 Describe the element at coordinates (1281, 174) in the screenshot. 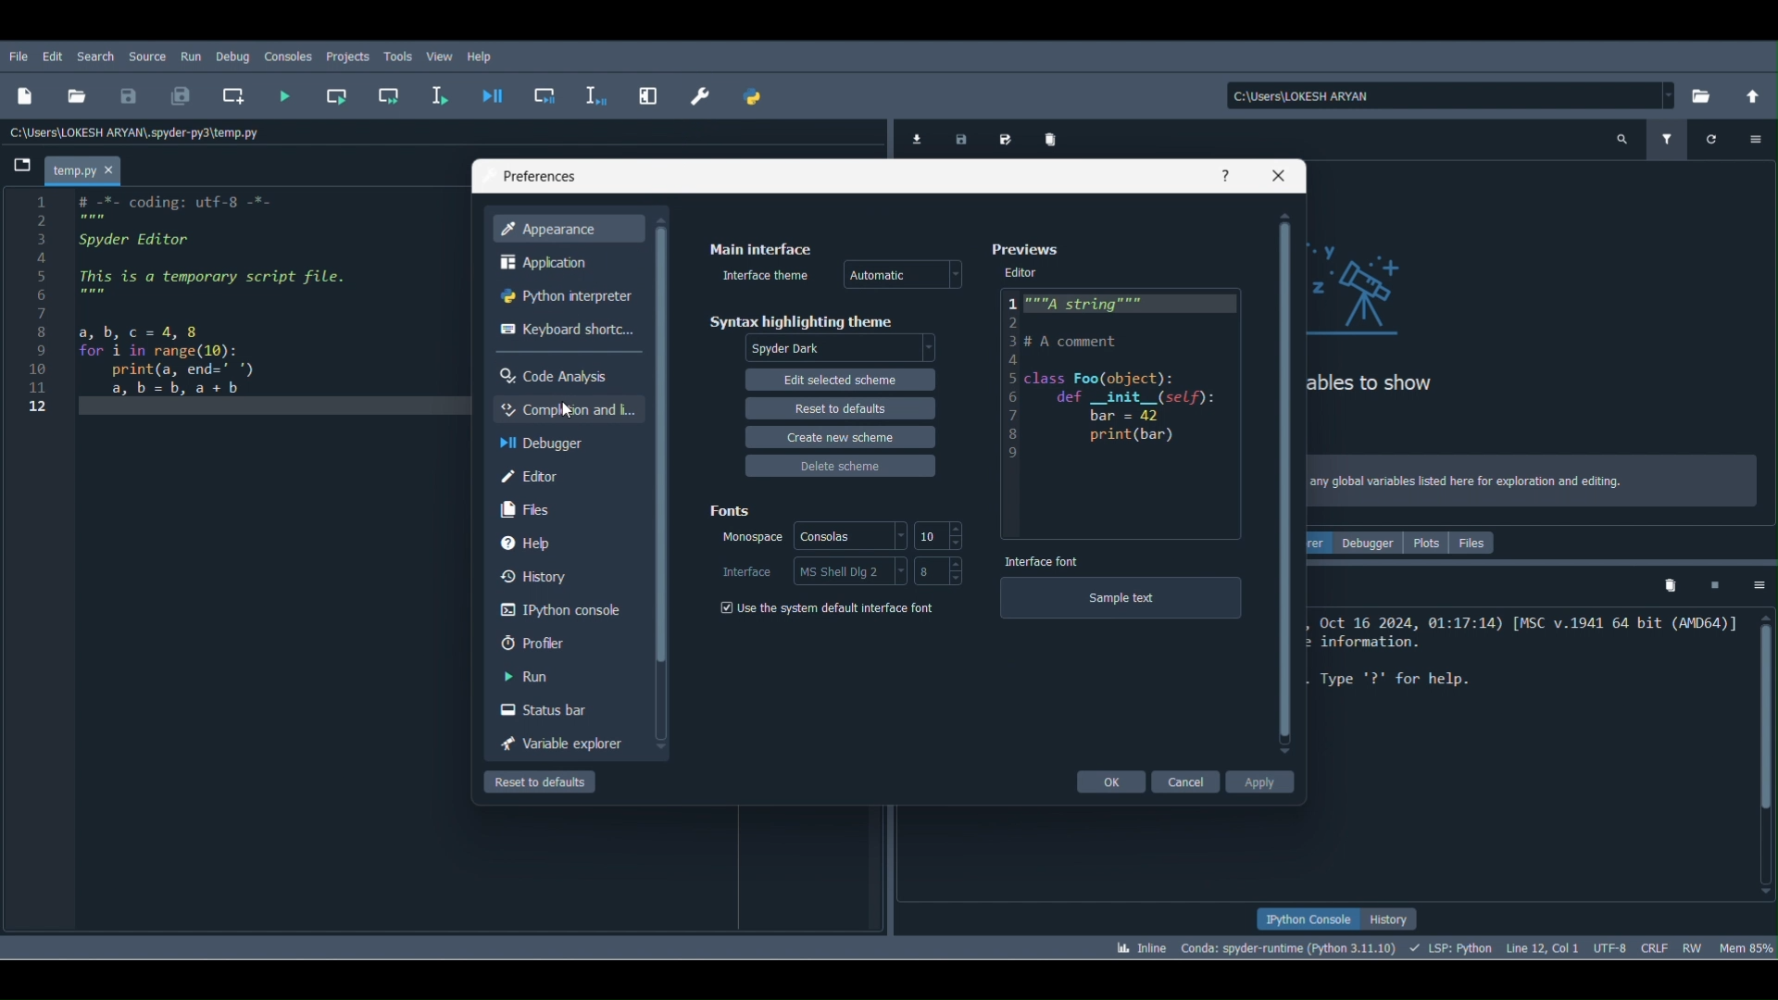

I see `Close` at that location.